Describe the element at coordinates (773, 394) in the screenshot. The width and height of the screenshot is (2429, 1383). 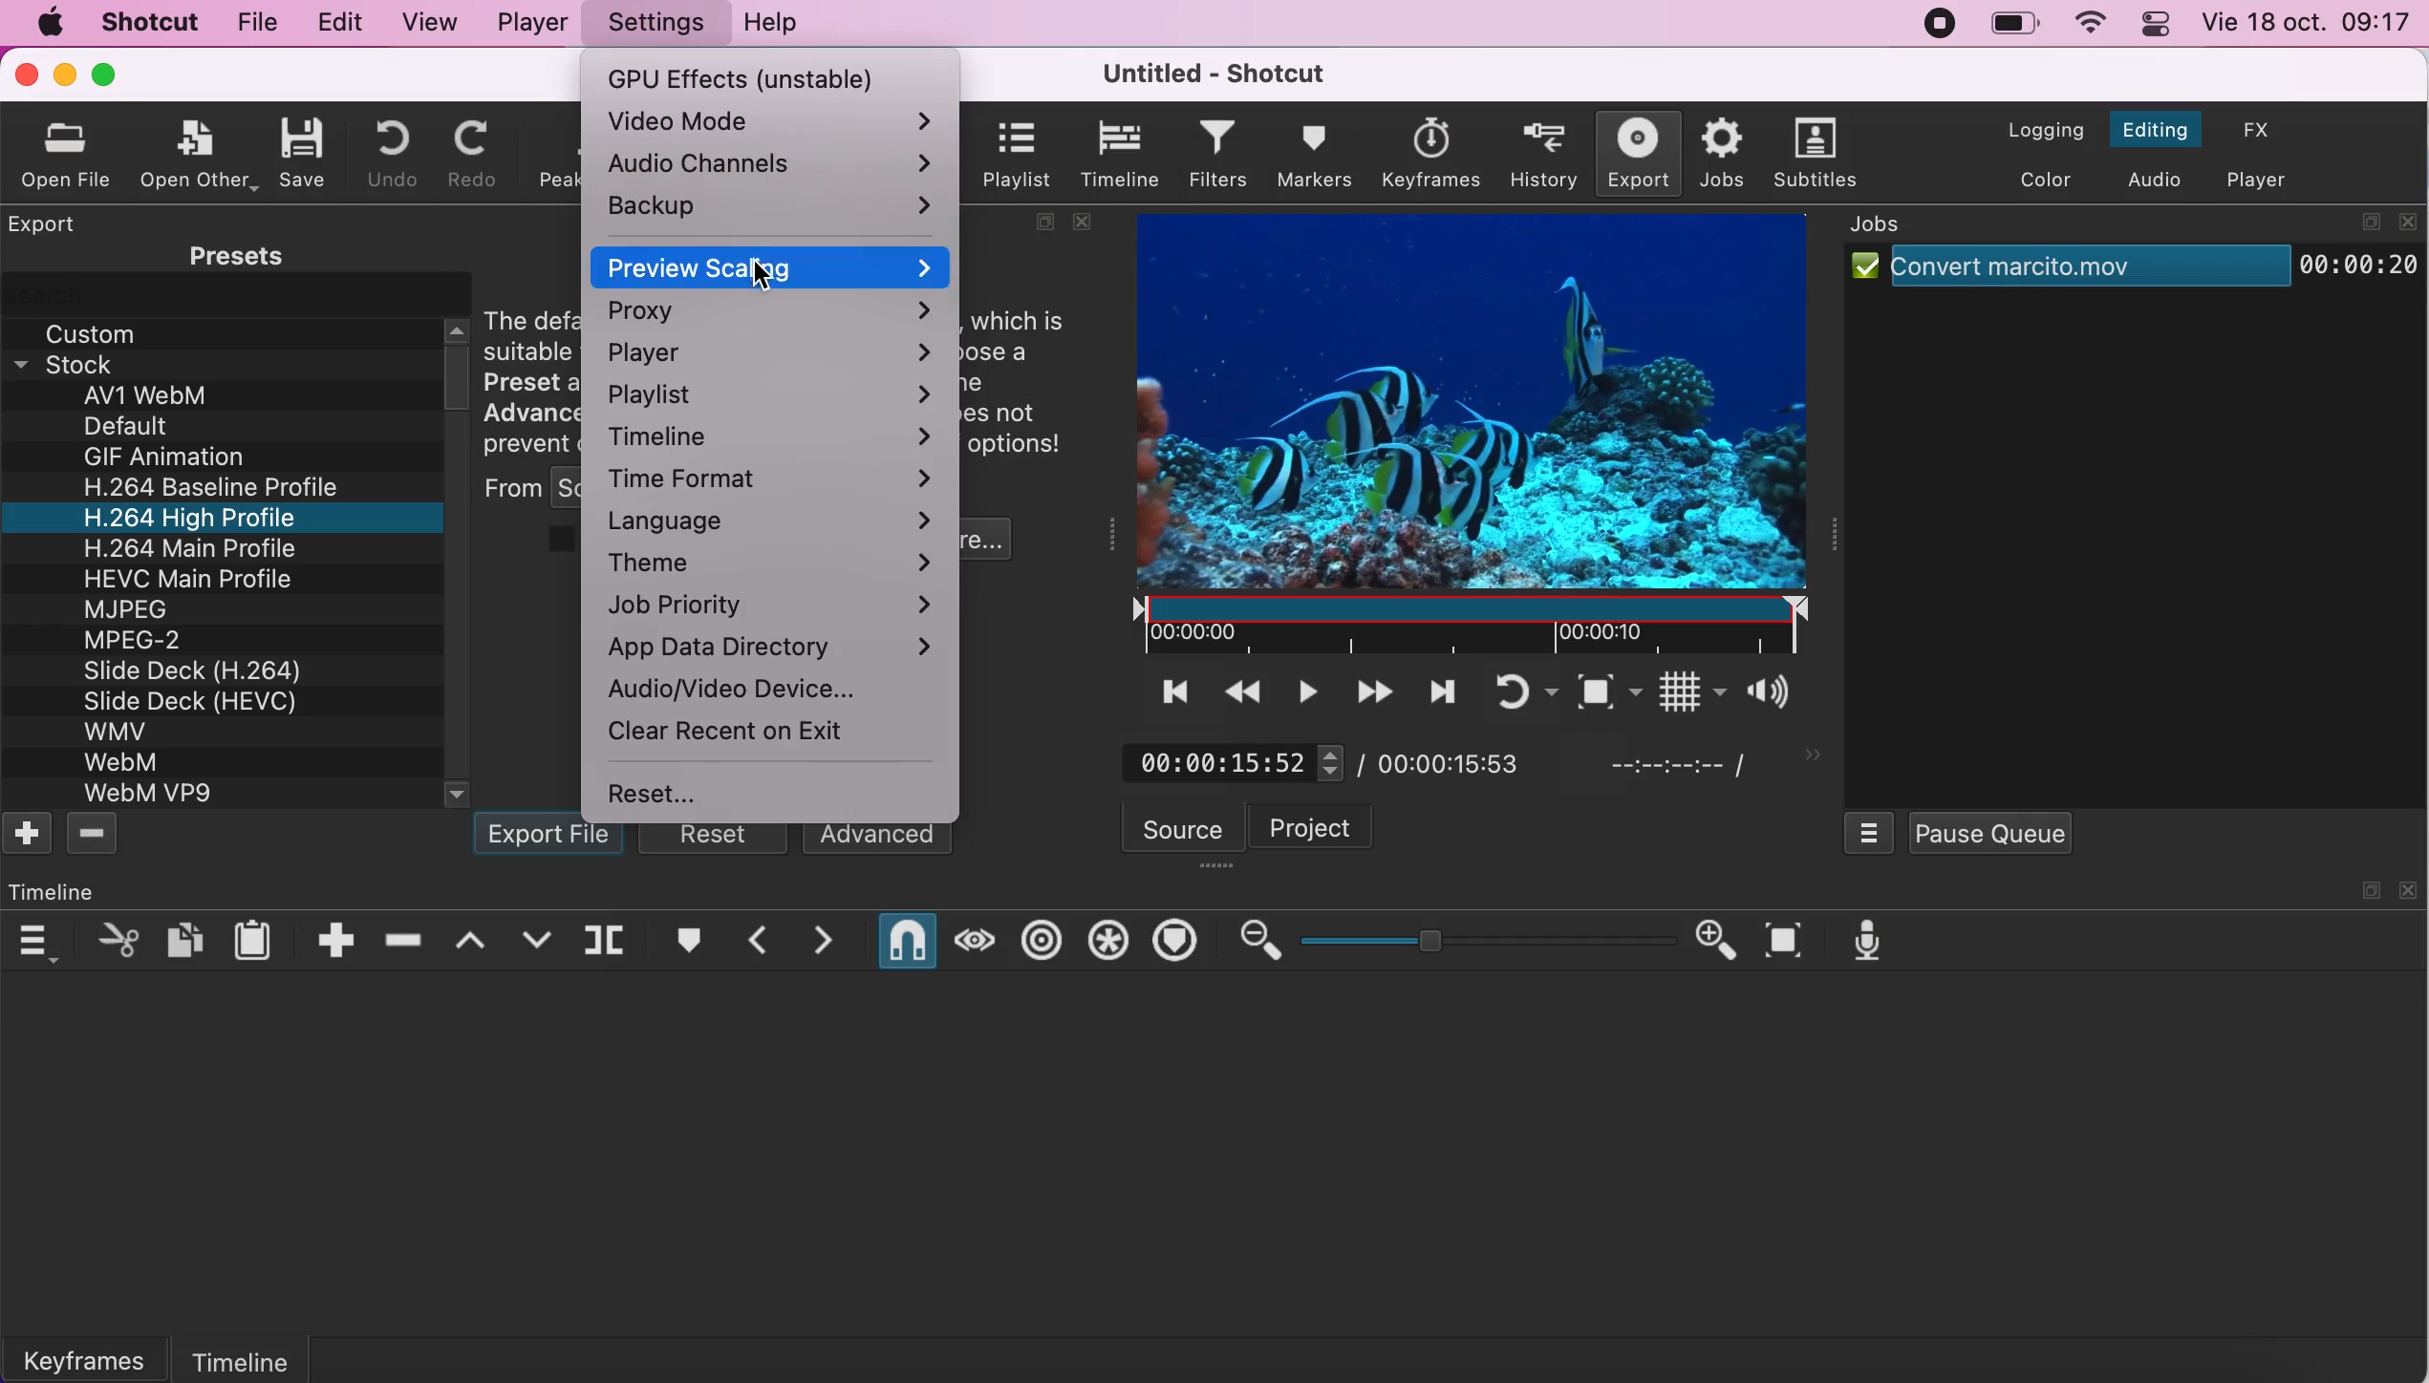
I see `playlist` at that location.